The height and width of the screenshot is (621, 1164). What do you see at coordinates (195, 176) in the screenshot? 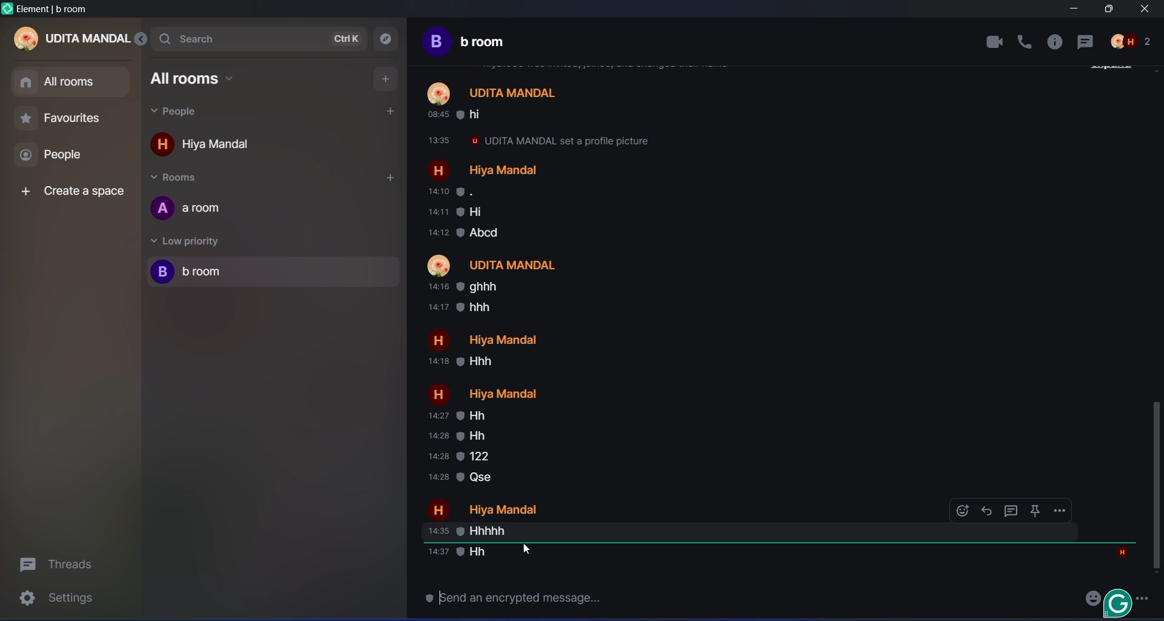
I see `rooms` at bounding box center [195, 176].